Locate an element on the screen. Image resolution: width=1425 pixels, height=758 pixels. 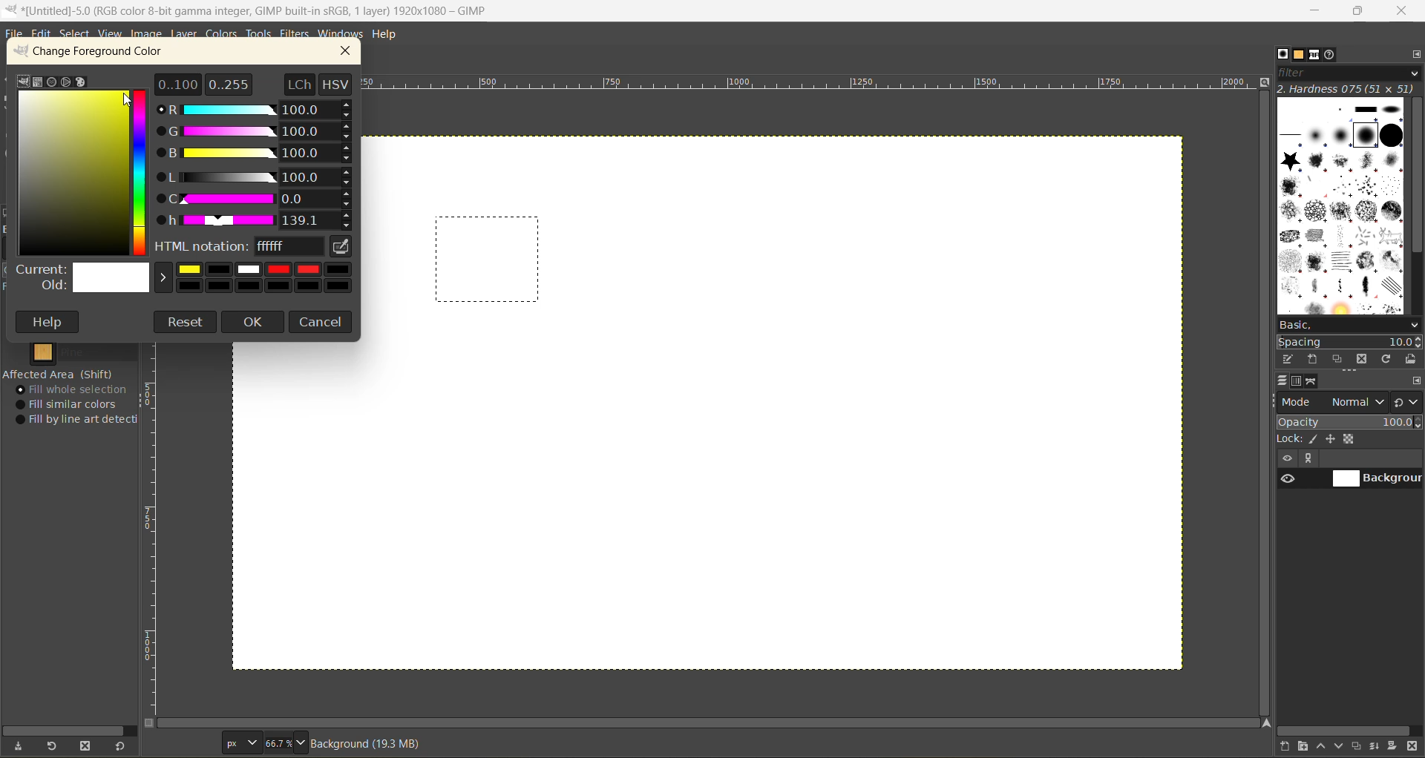
patterns is located at coordinates (1299, 56).